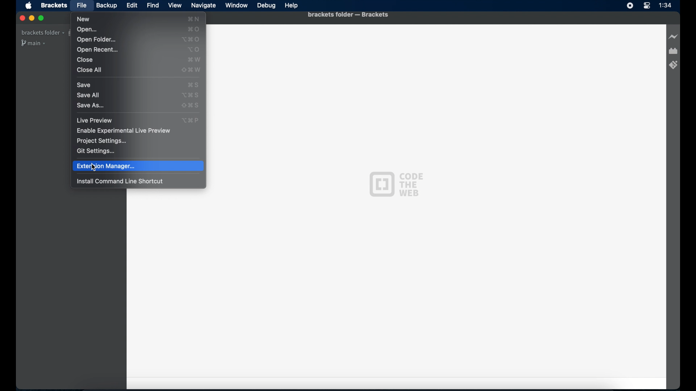 The width and height of the screenshot is (696, 391). What do you see at coordinates (190, 105) in the screenshot?
I see `save as shortcut` at bounding box center [190, 105].